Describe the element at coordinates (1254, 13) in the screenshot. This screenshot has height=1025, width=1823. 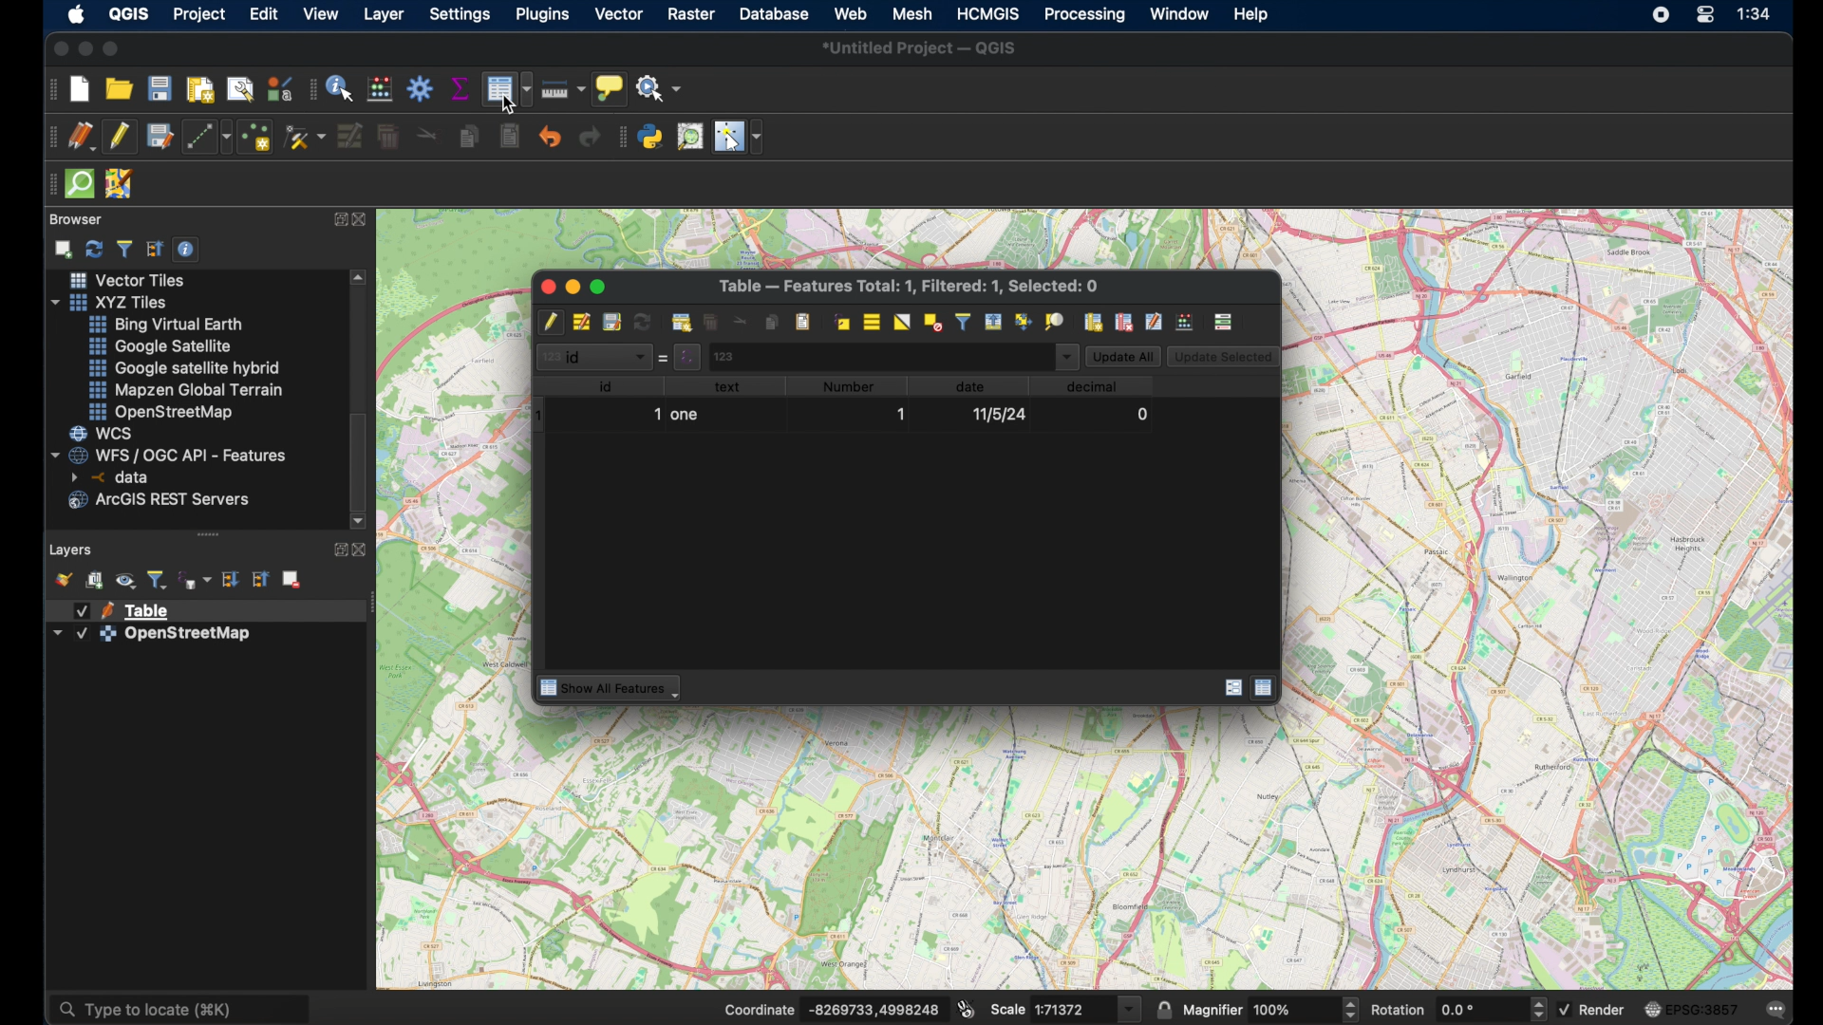
I see `help` at that location.